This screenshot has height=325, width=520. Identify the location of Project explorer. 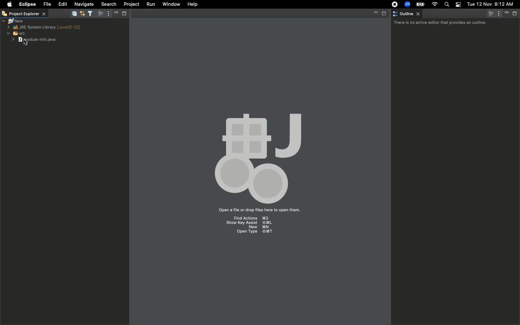
(25, 13).